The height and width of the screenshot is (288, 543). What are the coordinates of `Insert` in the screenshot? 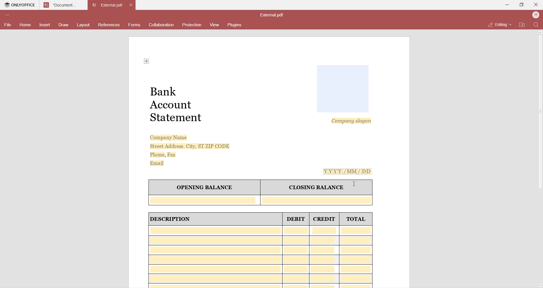 It's located at (46, 25).